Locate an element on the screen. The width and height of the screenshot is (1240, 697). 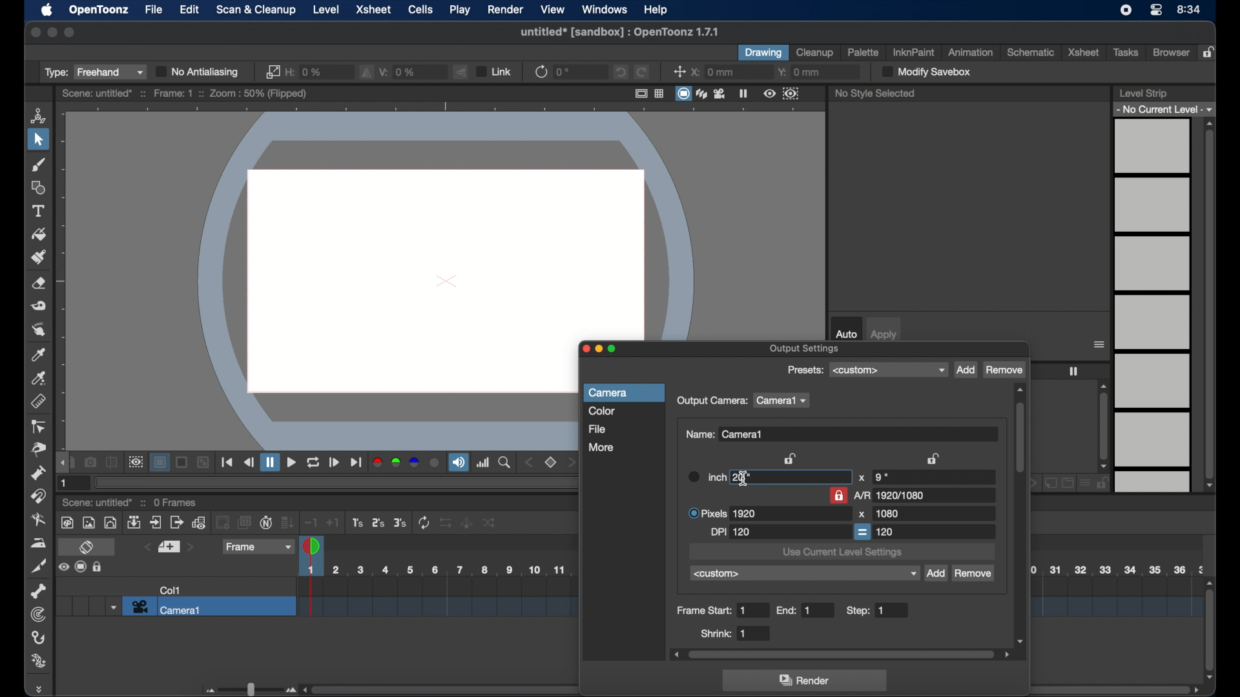
0 is located at coordinates (564, 72).